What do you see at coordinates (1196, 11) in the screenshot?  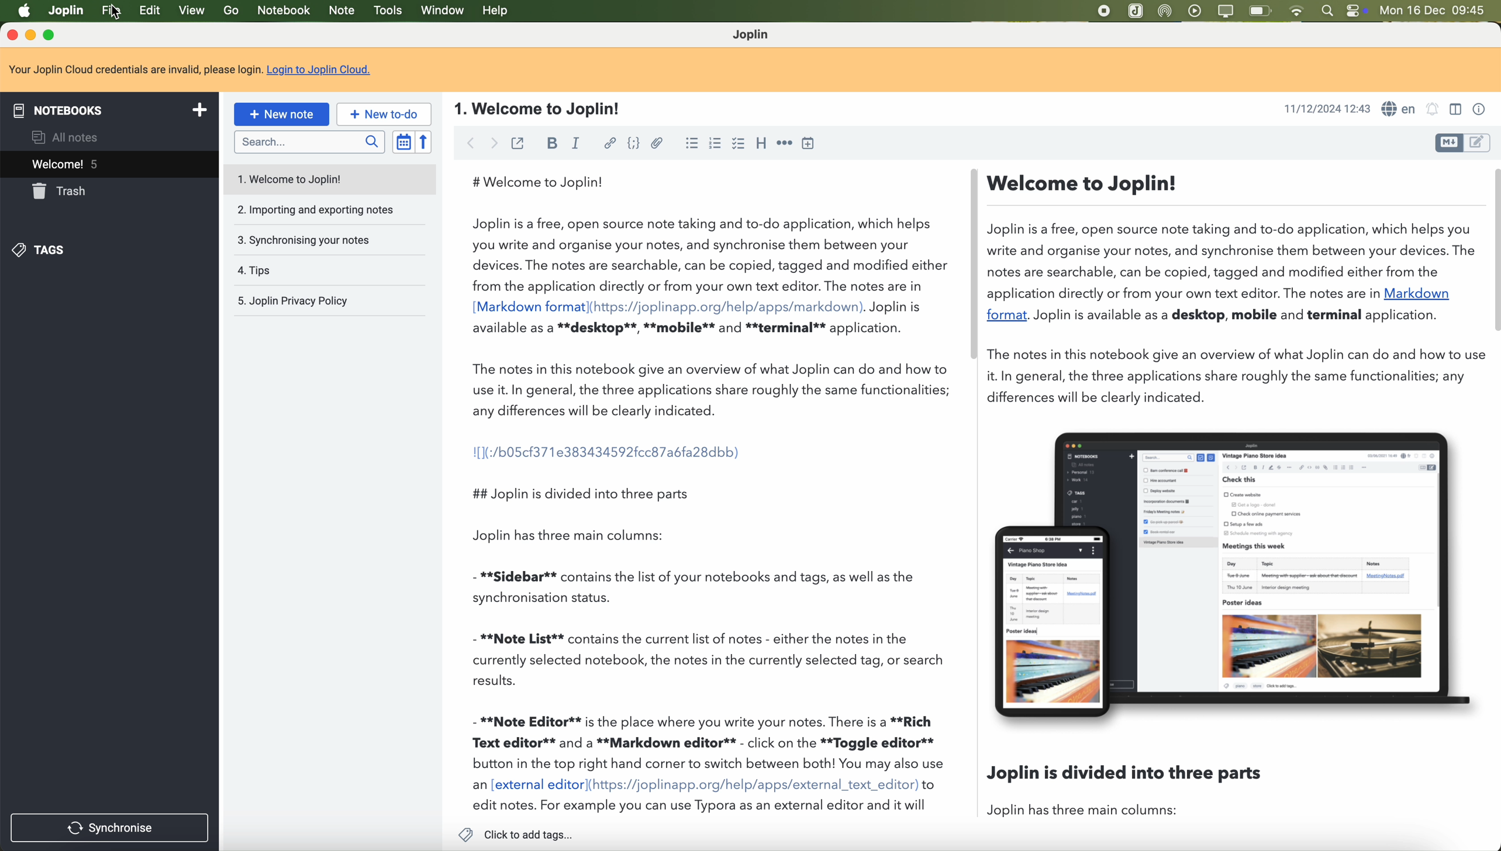 I see `play` at bounding box center [1196, 11].